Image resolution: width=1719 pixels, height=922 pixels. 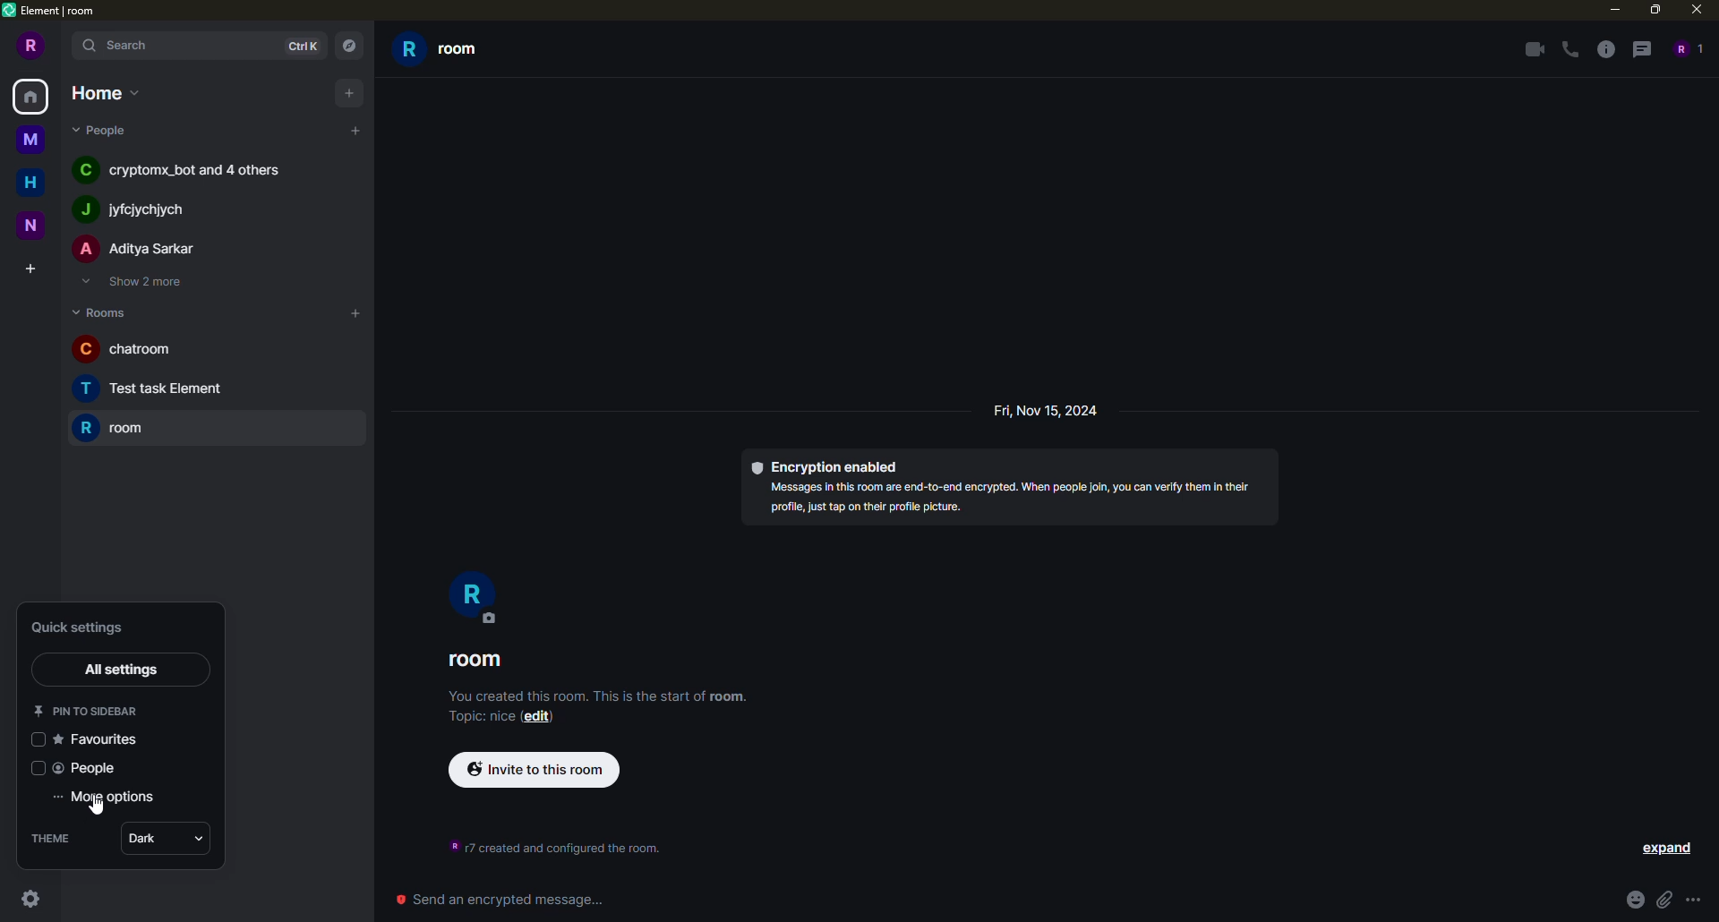 What do you see at coordinates (1532, 48) in the screenshot?
I see `video call` at bounding box center [1532, 48].